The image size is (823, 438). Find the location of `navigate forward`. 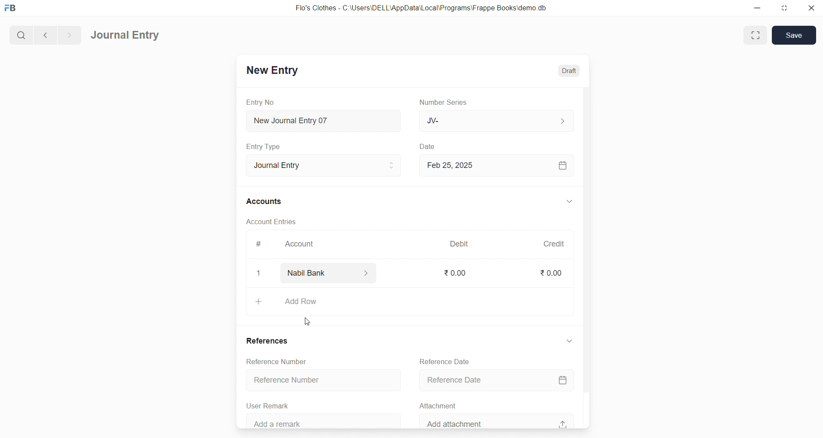

navigate forward is located at coordinates (69, 34).